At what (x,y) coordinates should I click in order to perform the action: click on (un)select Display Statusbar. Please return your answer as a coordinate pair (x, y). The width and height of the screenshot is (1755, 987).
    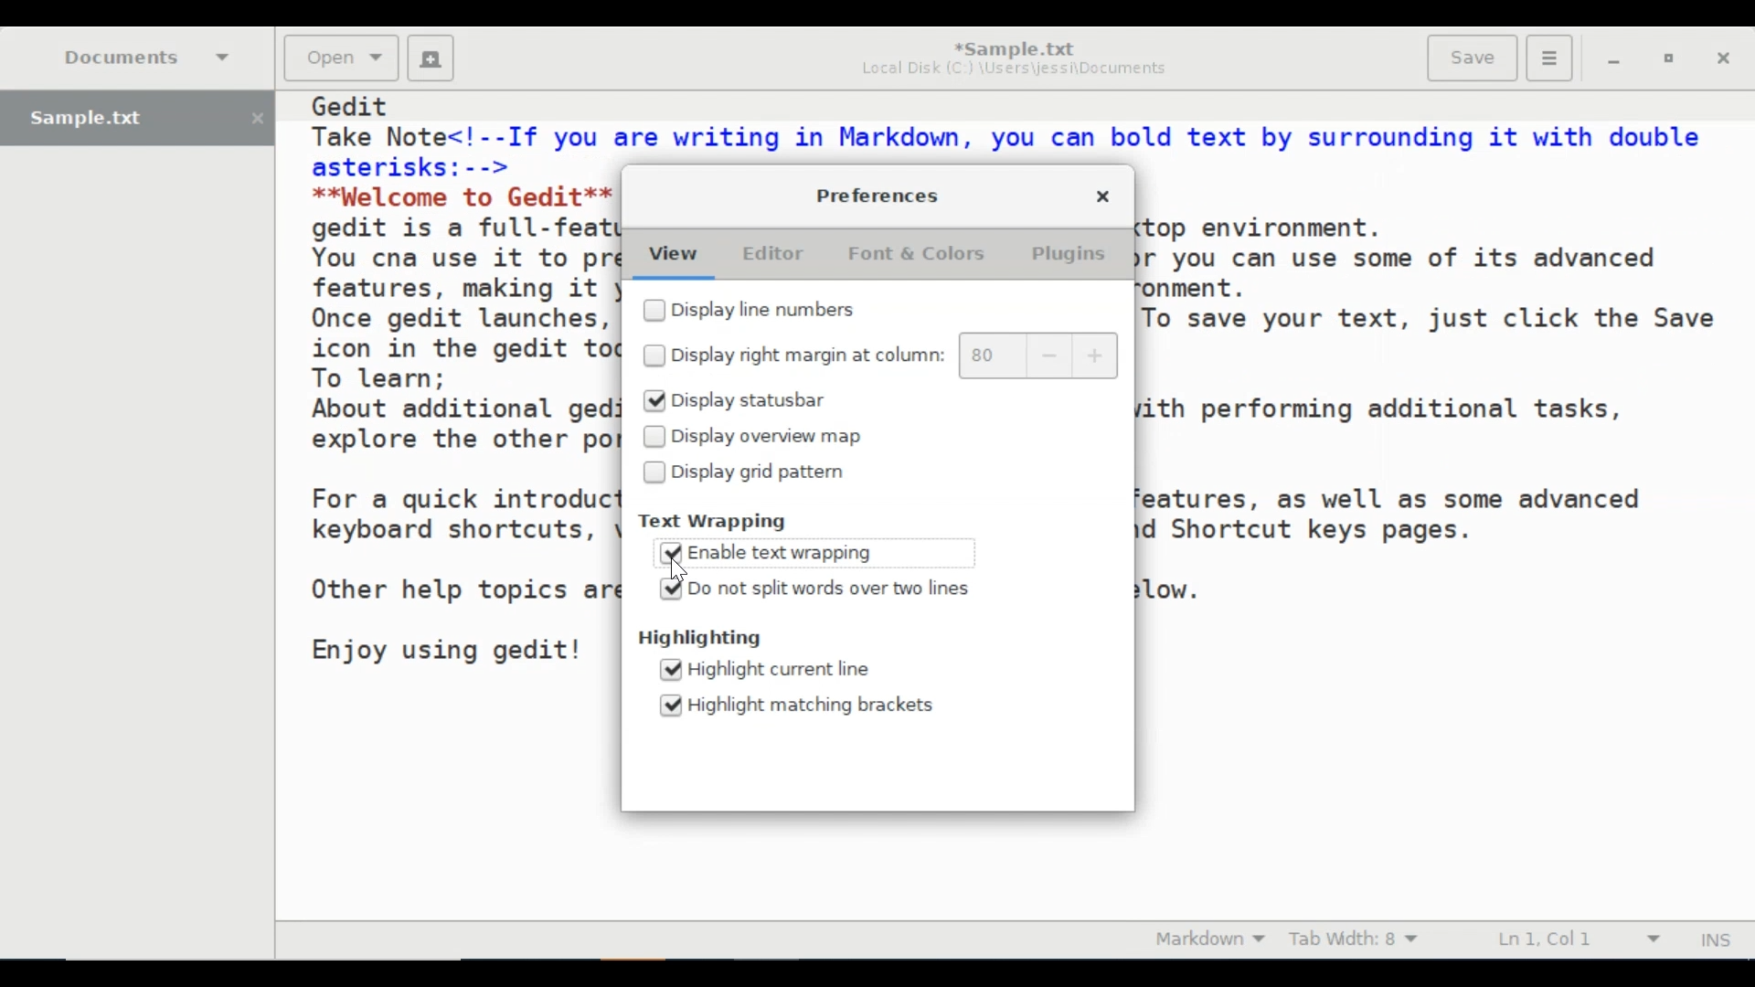
    Looking at the image, I should click on (742, 400).